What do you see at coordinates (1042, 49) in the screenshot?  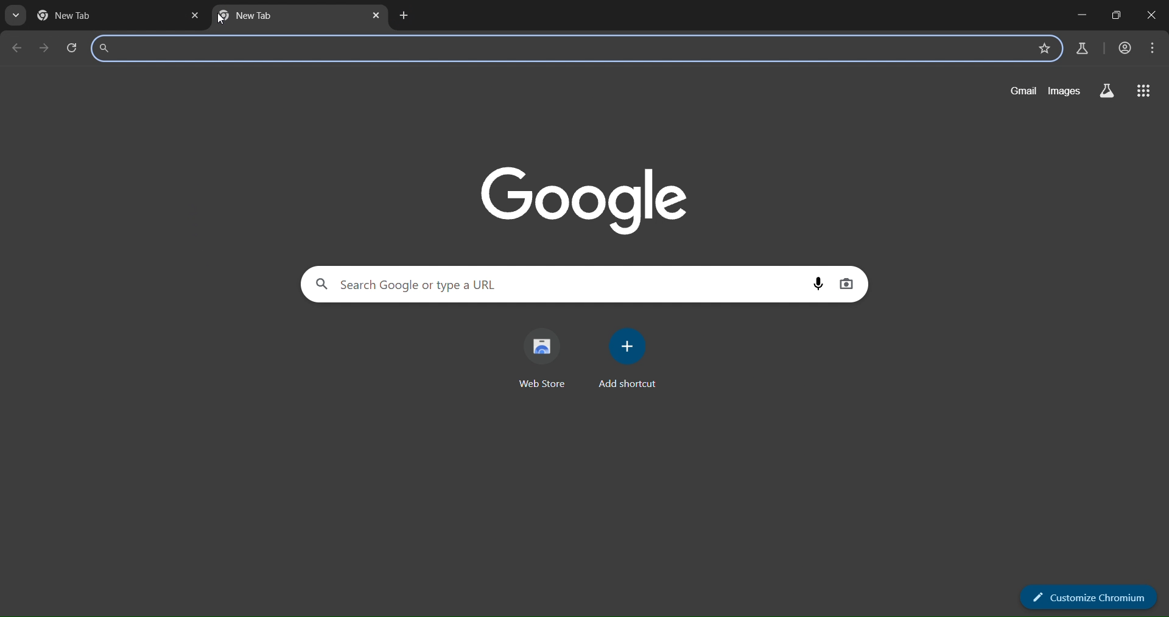 I see `bookmark page` at bounding box center [1042, 49].